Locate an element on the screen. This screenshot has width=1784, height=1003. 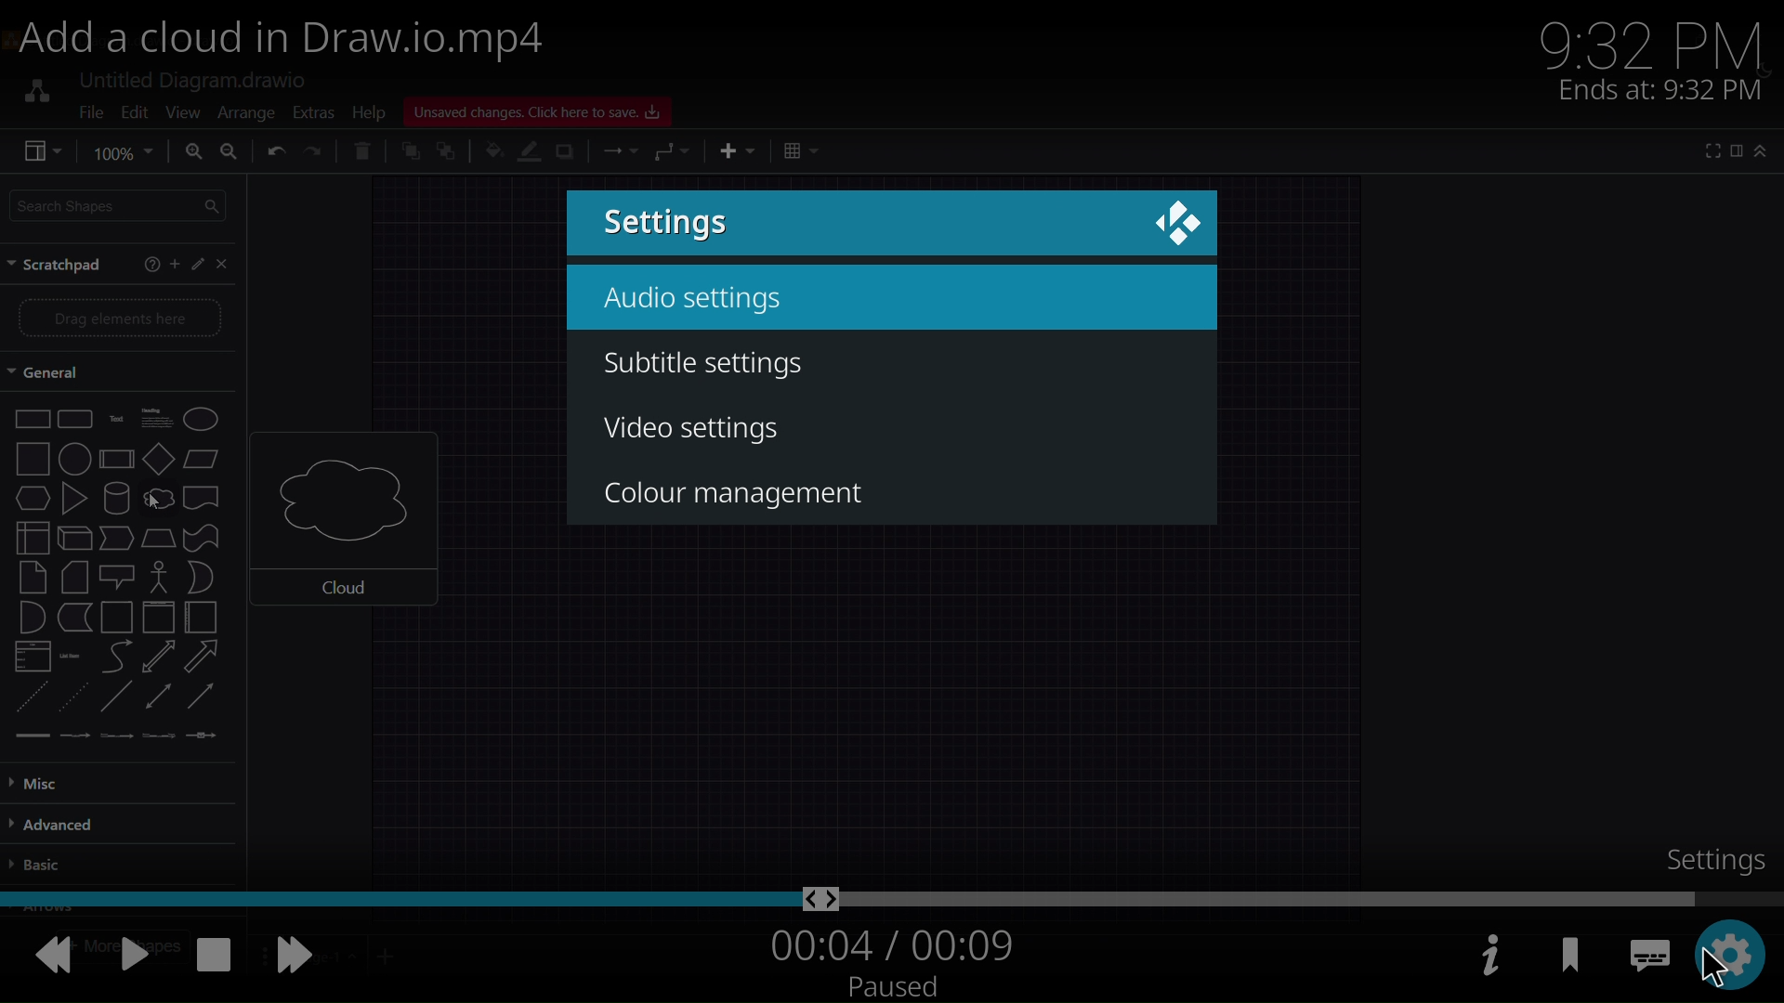
paused is located at coordinates (896, 987).